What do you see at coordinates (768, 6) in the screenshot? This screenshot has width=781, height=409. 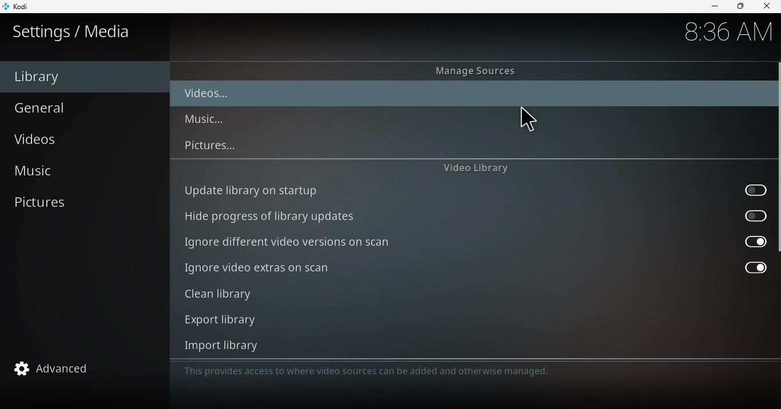 I see `close` at bounding box center [768, 6].